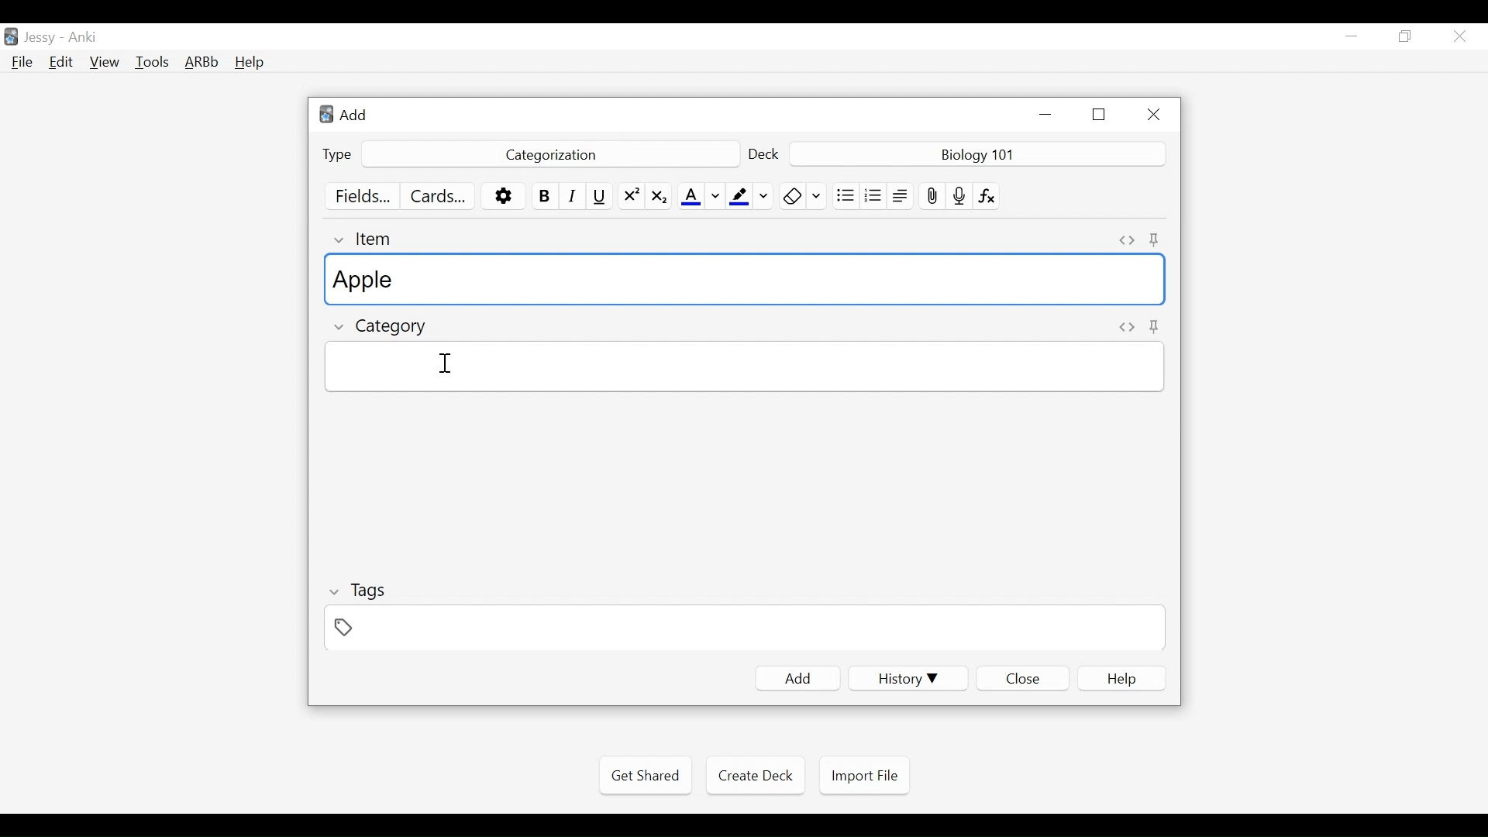  What do you see at coordinates (1156, 325) in the screenshot?
I see `Toggle sticky` at bounding box center [1156, 325].